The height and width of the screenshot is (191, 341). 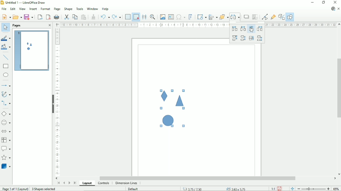 I want to click on Copy, so click(x=75, y=16).